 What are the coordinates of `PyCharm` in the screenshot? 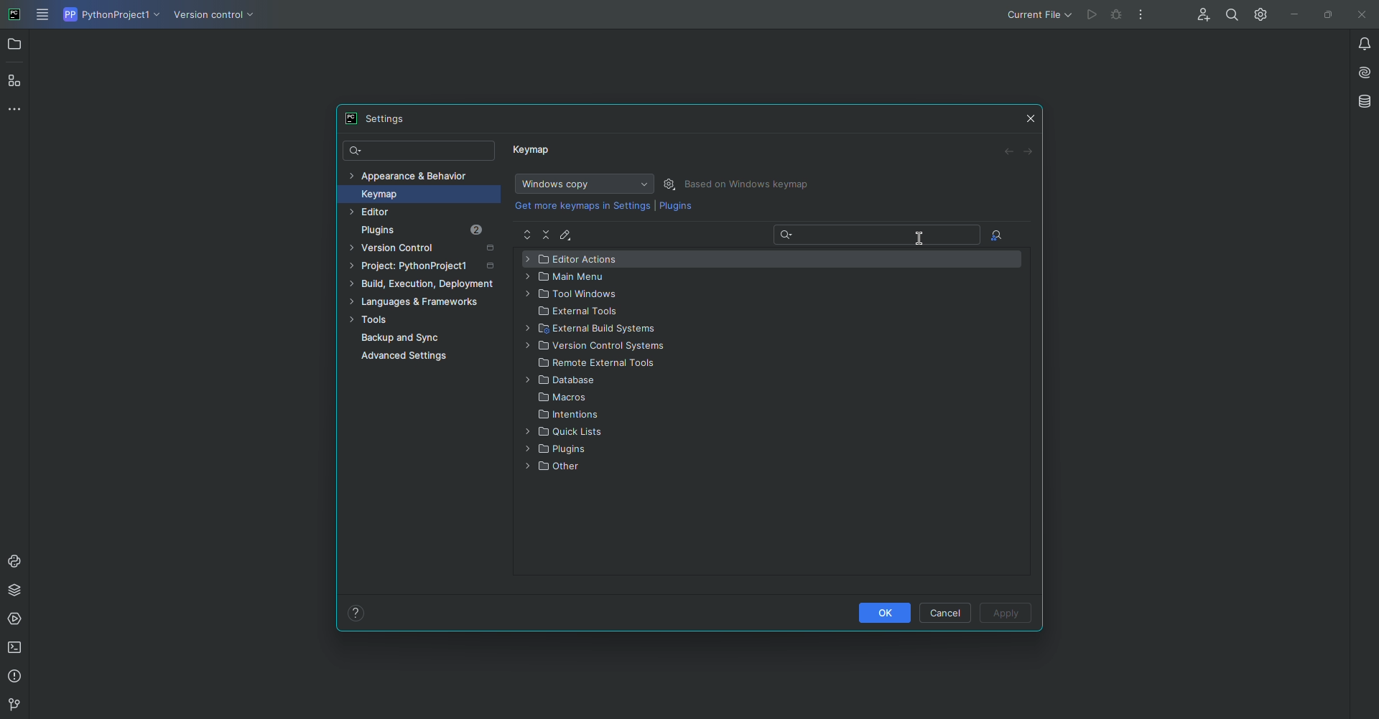 It's located at (15, 16).